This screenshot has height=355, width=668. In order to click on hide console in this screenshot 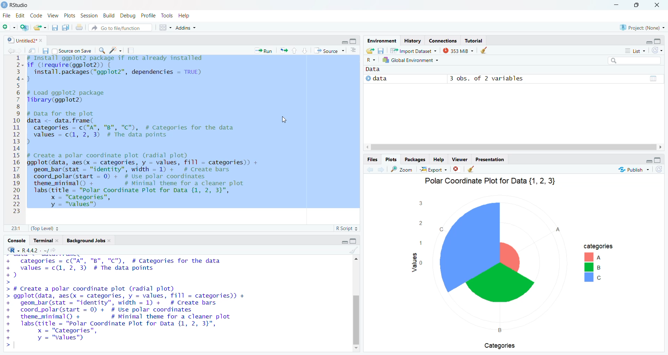, I will do `click(658, 41)`.